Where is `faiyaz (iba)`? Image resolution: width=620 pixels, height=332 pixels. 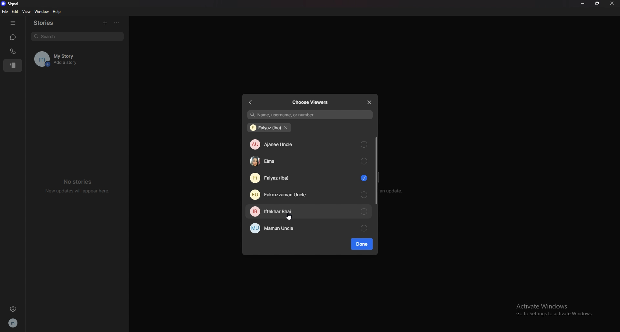
faiyaz (iba) is located at coordinates (310, 178).